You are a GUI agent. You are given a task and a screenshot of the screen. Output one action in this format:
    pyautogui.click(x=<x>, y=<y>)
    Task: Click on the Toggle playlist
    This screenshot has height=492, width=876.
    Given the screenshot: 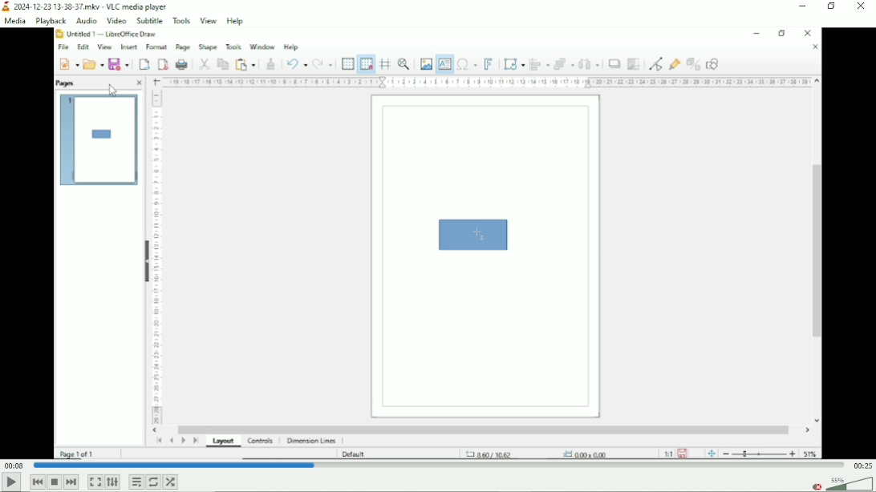 What is the action you would take?
    pyautogui.click(x=136, y=481)
    